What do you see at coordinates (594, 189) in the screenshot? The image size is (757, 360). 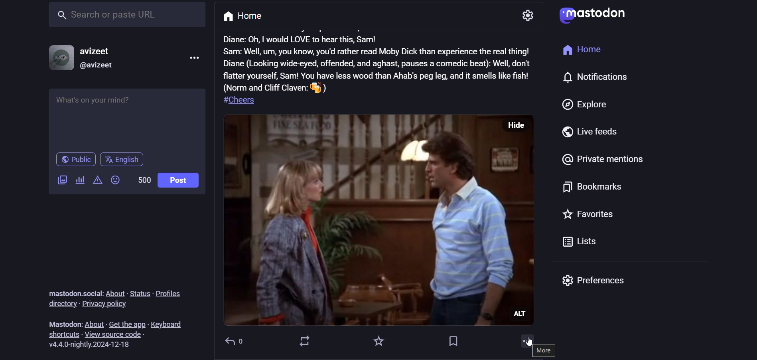 I see `bookmarks` at bounding box center [594, 189].